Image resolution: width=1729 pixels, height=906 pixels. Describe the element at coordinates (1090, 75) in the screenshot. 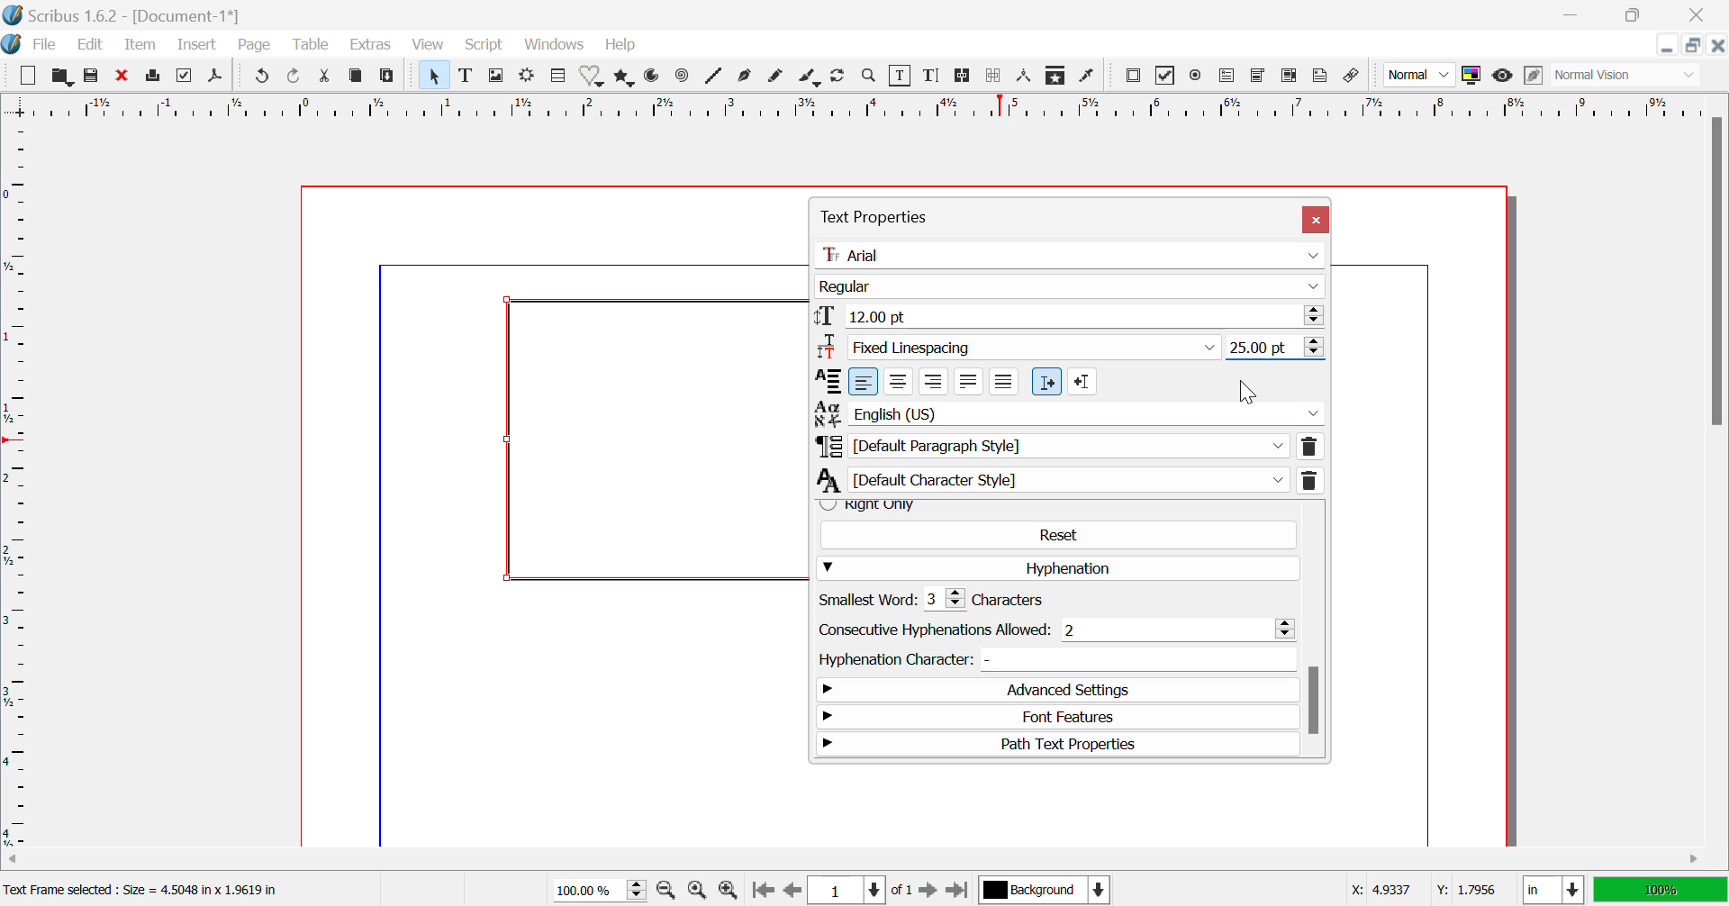

I see `Eyedropper` at that location.